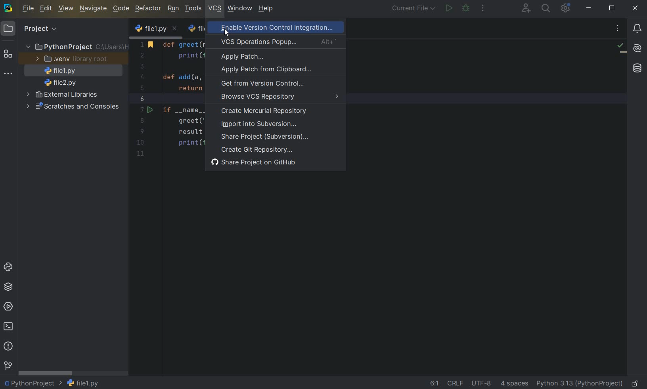  I want to click on system logo, so click(8, 8).